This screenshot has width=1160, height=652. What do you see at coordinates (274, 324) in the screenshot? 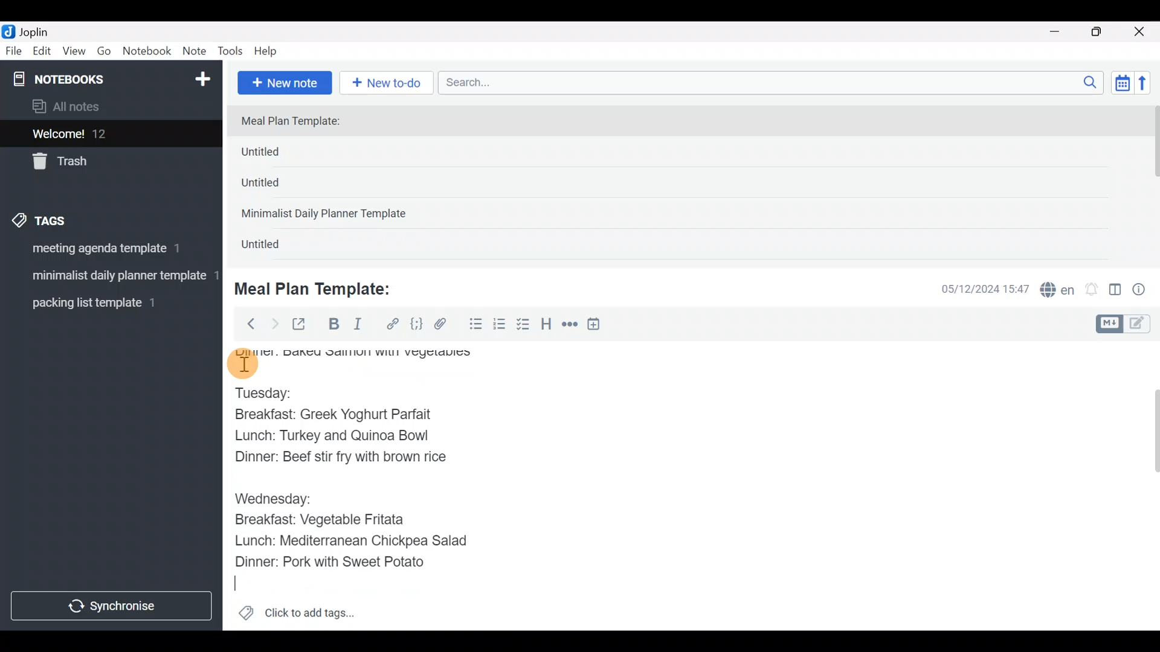
I see `Forward` at bounding box center [274, 324].